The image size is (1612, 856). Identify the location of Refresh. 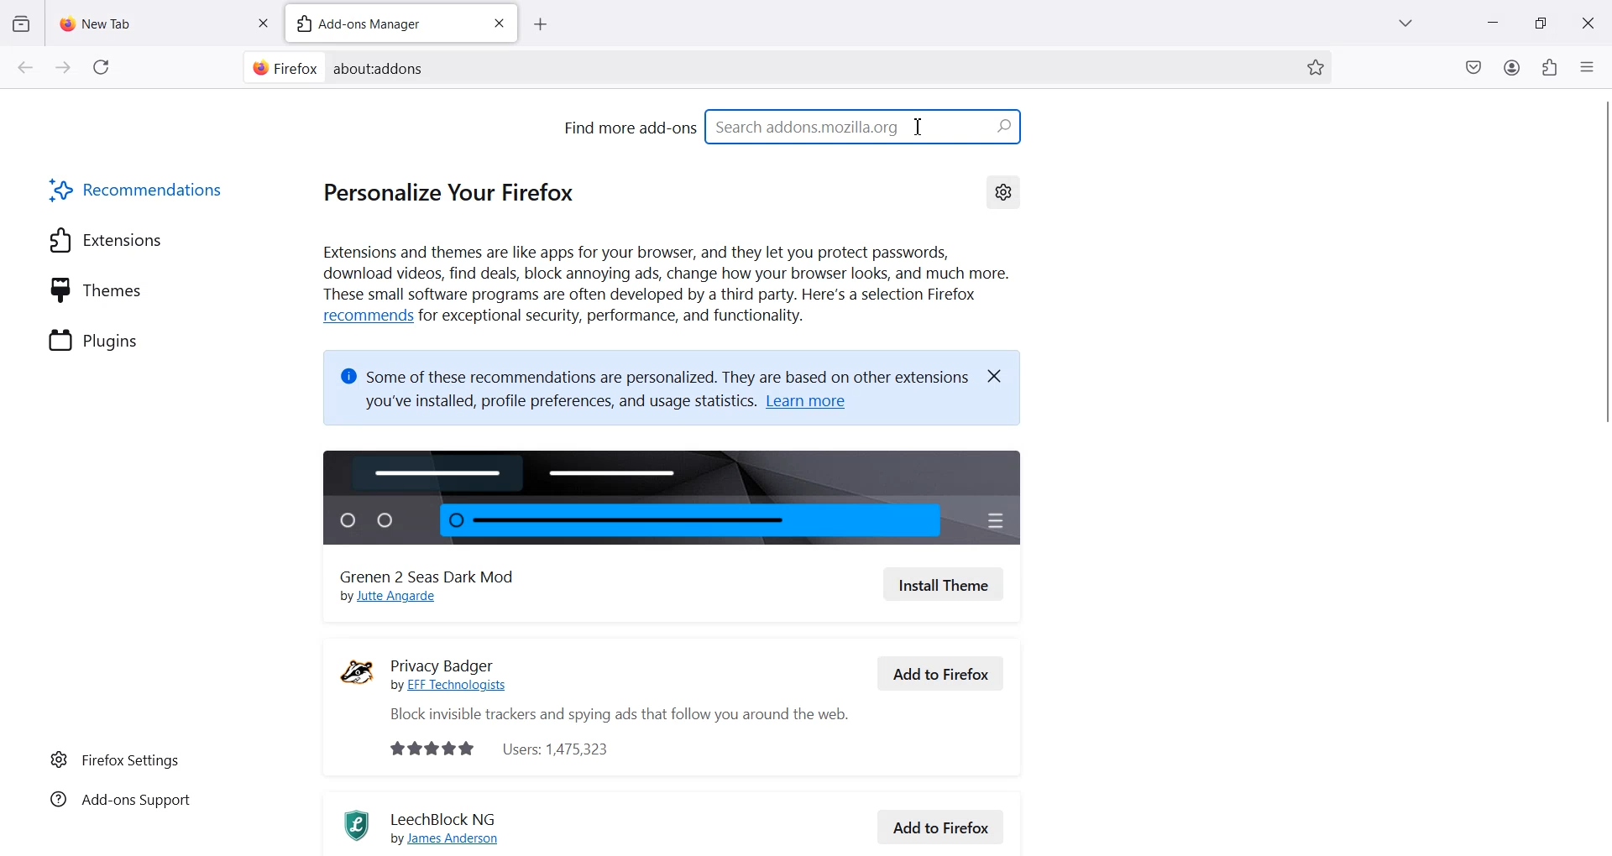
(102, 67).